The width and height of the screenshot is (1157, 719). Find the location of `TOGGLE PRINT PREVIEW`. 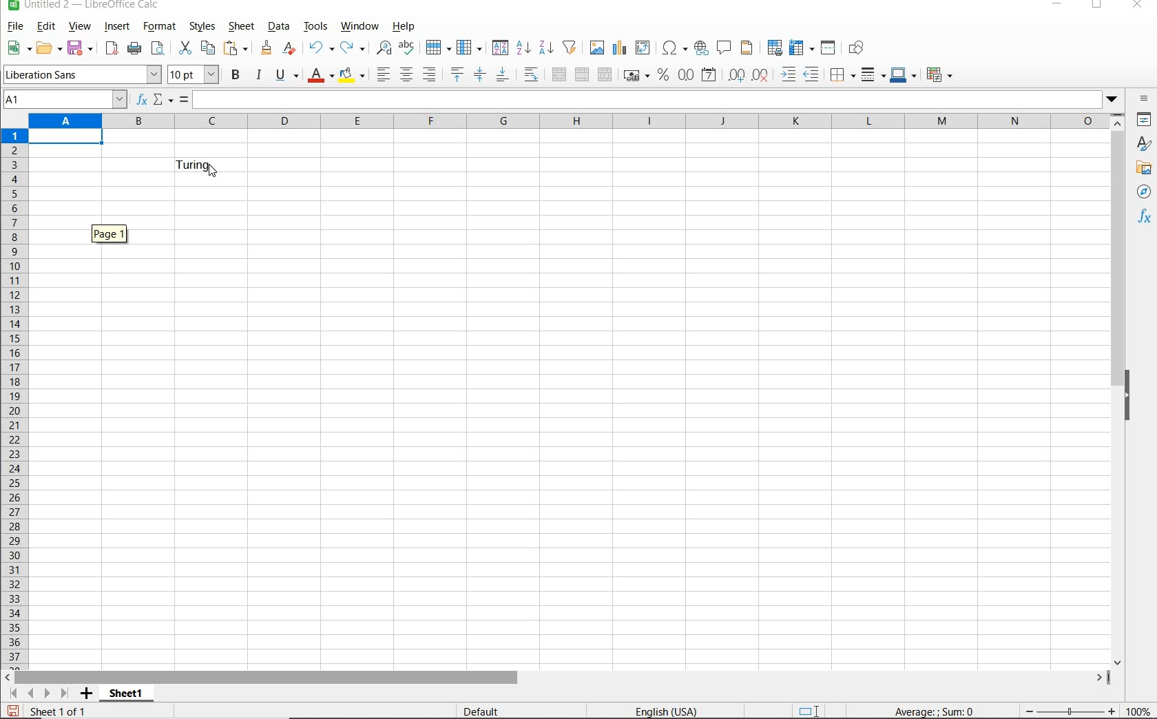

TOGGLE PRINT PREVIEW is located at coordinates (158, 48).